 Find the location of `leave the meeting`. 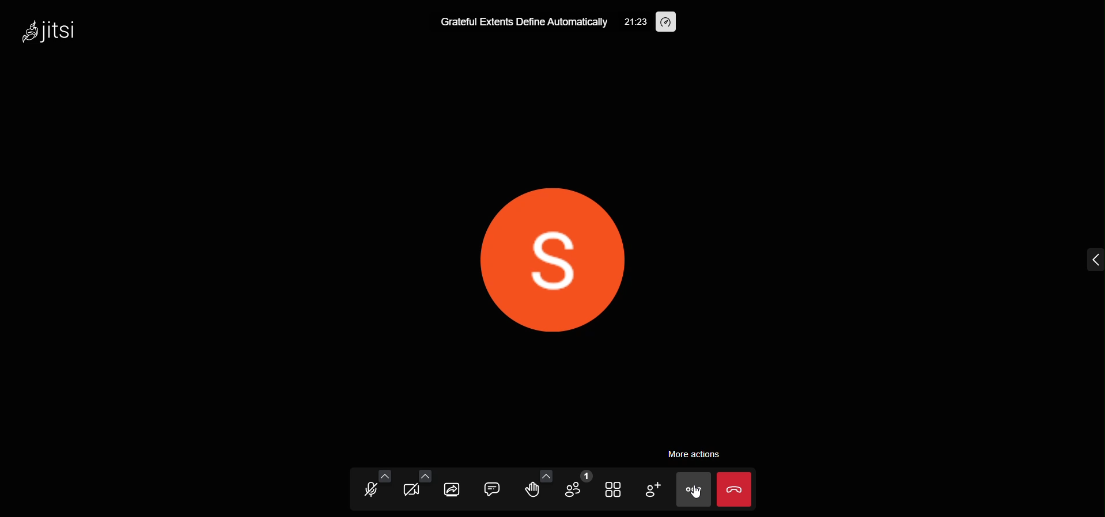

leave the meeting is located at coordinates (734, 488).